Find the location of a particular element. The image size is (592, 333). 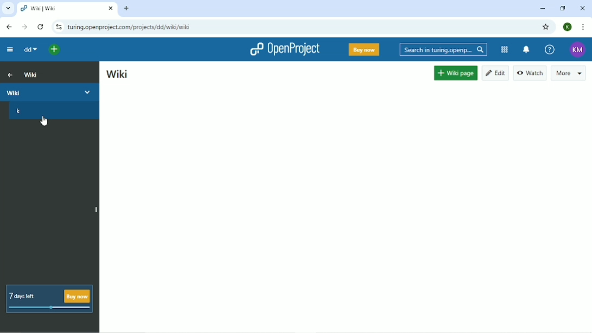

Wiki is located at coordinates (50, 91).